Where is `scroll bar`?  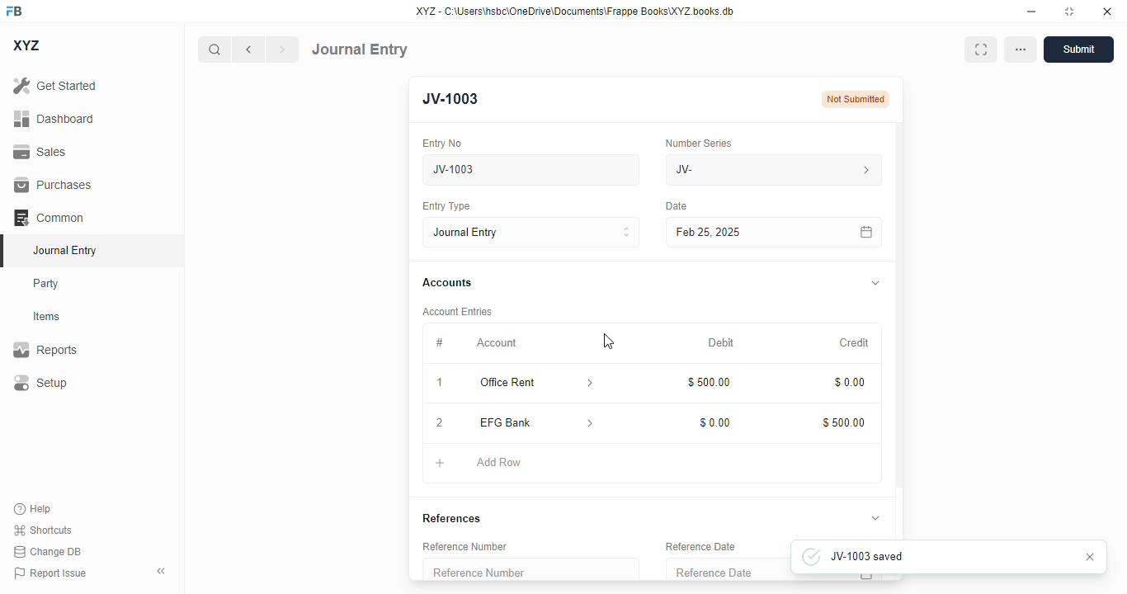
scroll bar is located at coordinates (901, 330).